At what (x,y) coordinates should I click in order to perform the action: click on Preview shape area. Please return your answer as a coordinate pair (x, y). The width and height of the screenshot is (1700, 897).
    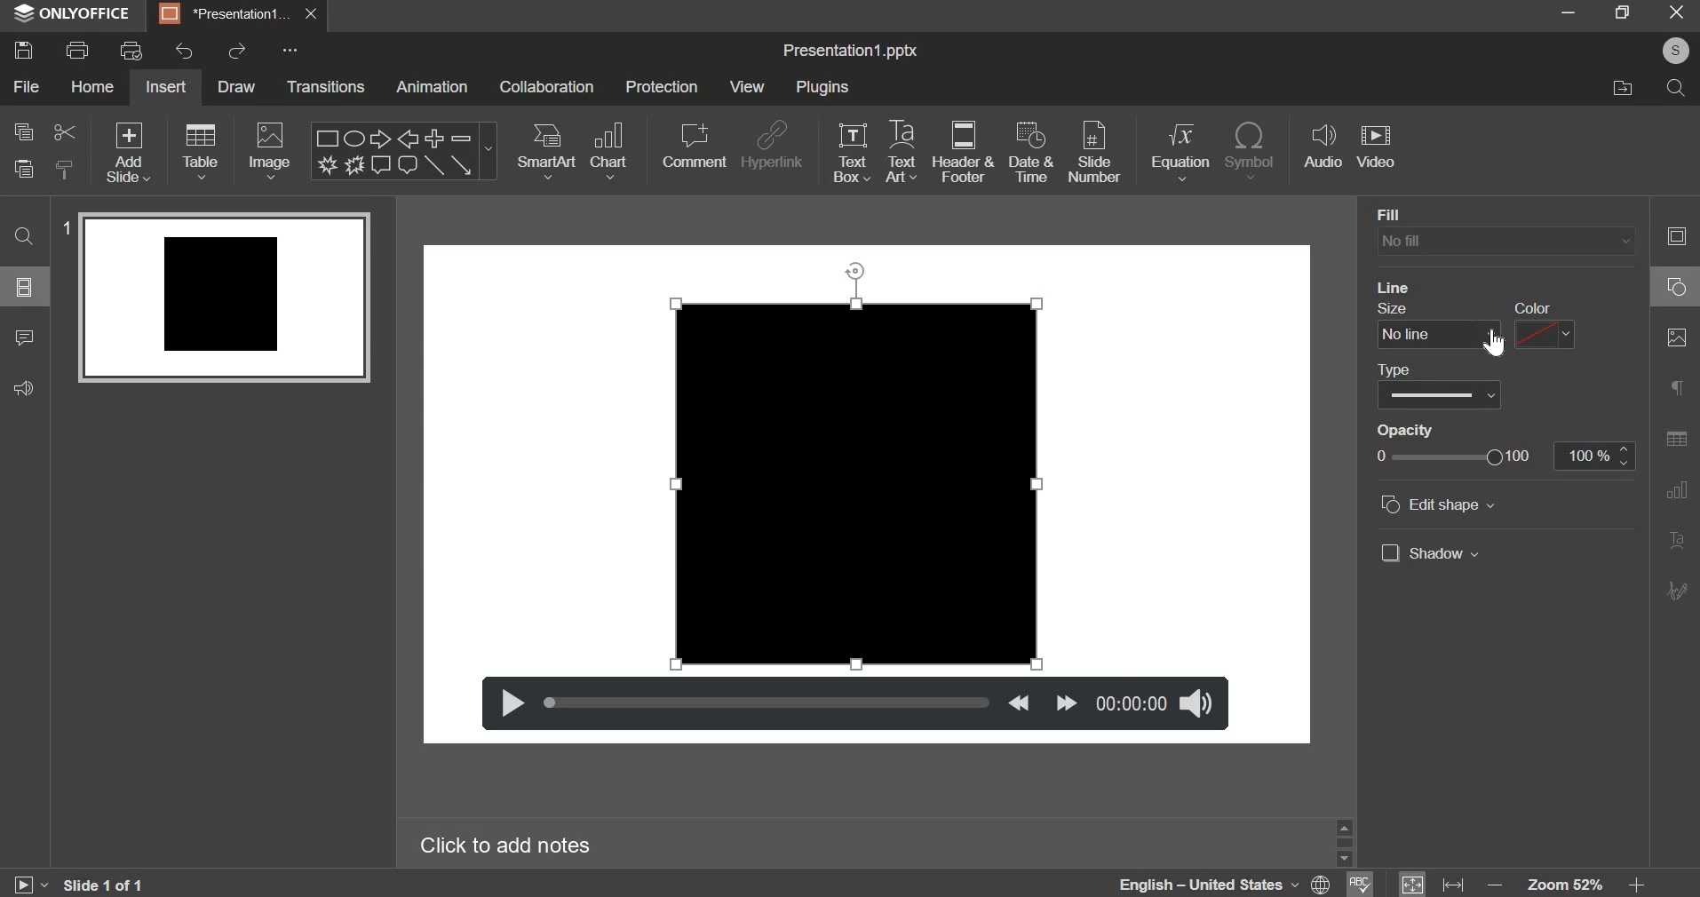
    Looking at the image, I should click on (224, 306).